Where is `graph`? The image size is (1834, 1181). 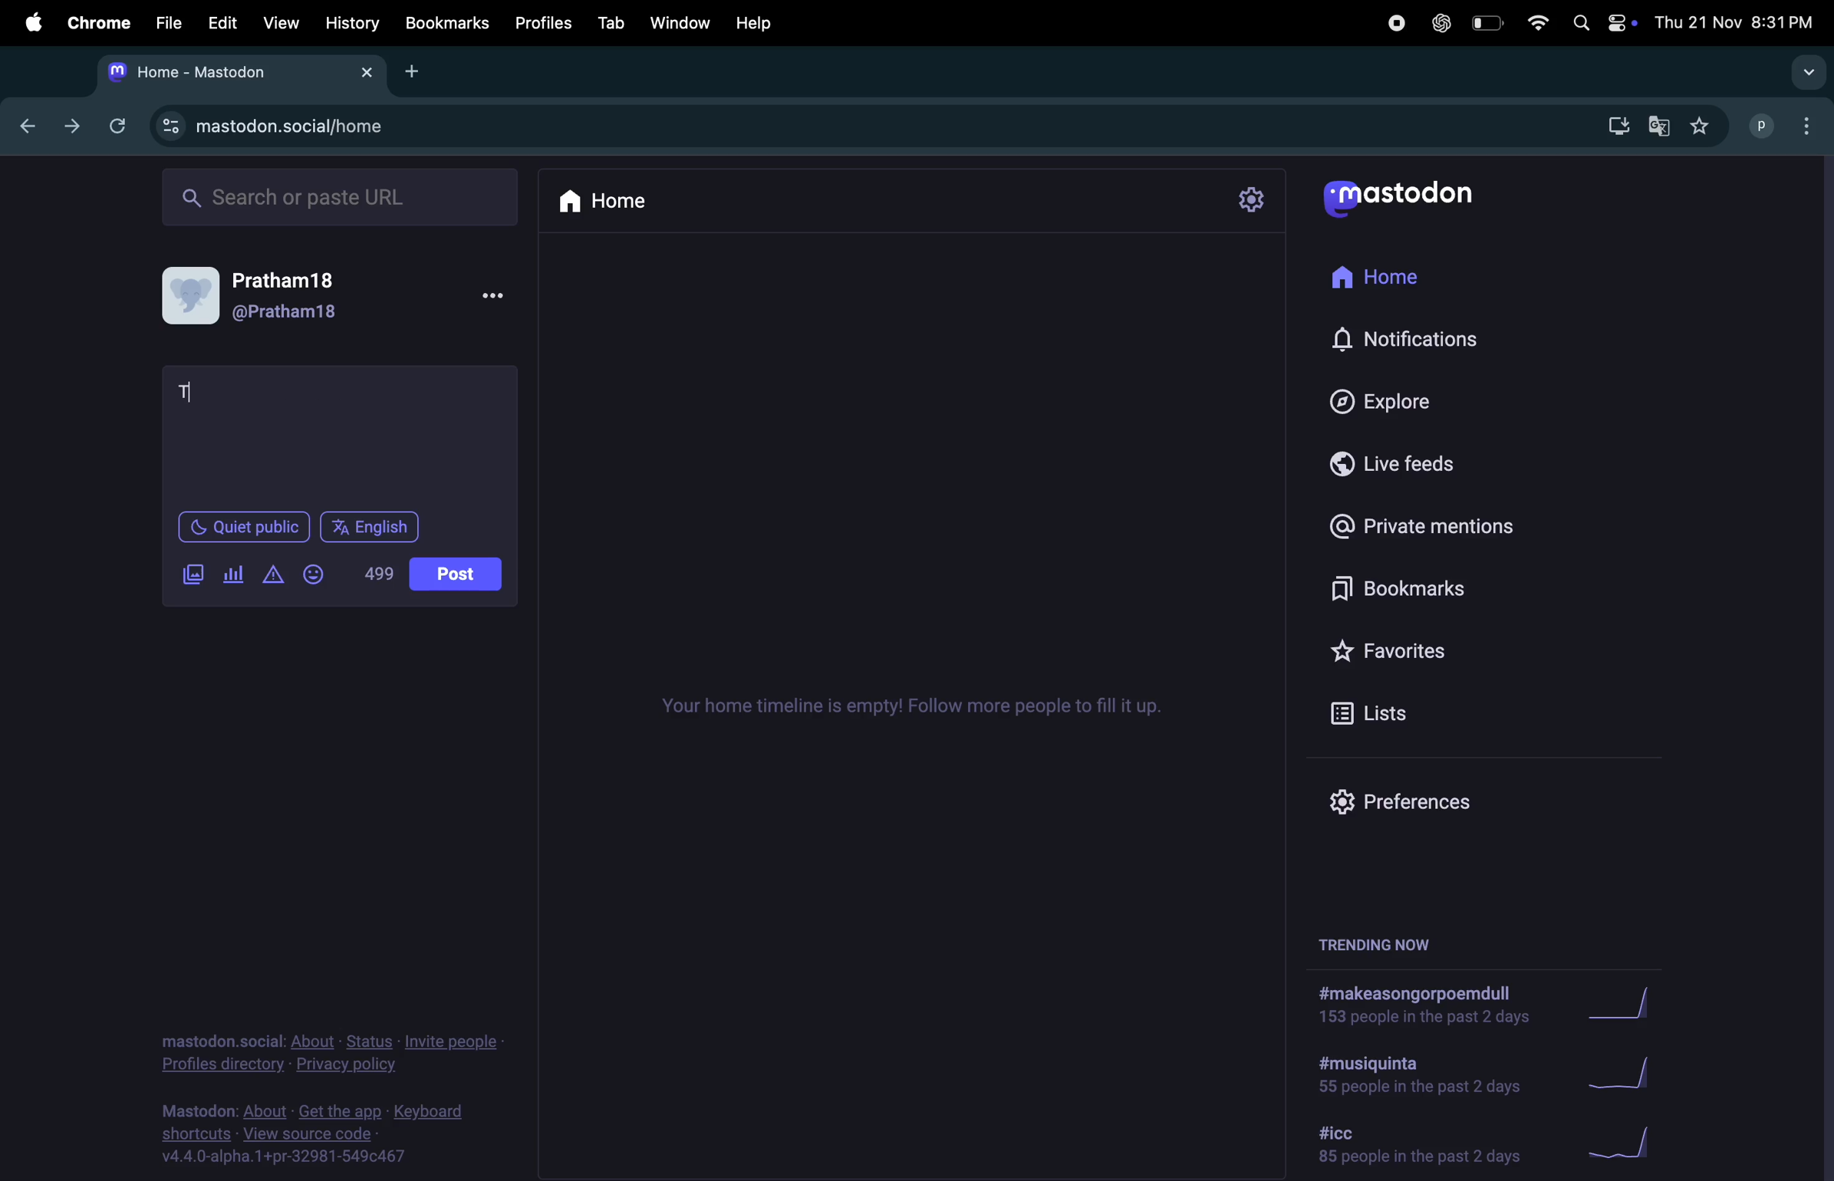
graph is located at coordinates (1618, 1146).